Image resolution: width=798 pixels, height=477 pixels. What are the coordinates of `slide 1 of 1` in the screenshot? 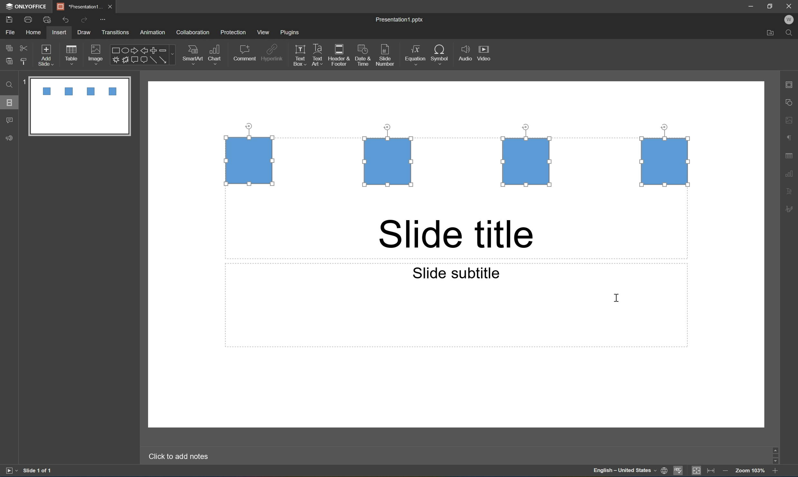 It's located at (37, 471).